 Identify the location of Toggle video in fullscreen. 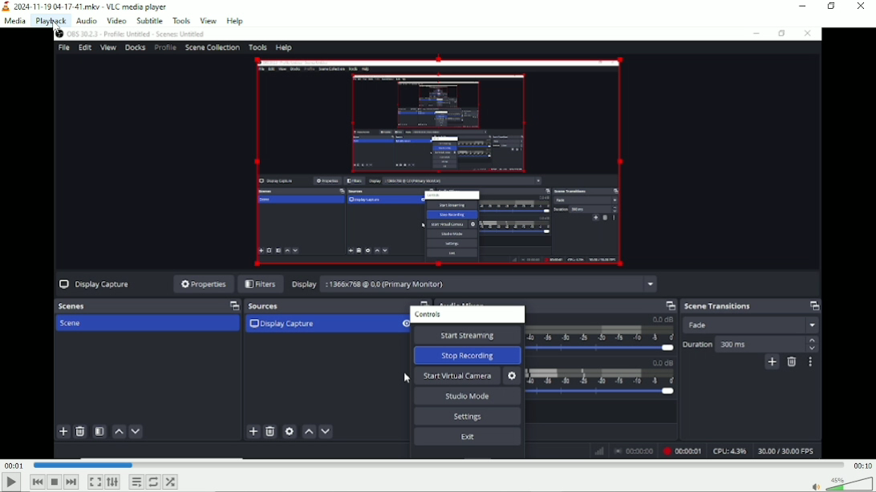
(95, 482).